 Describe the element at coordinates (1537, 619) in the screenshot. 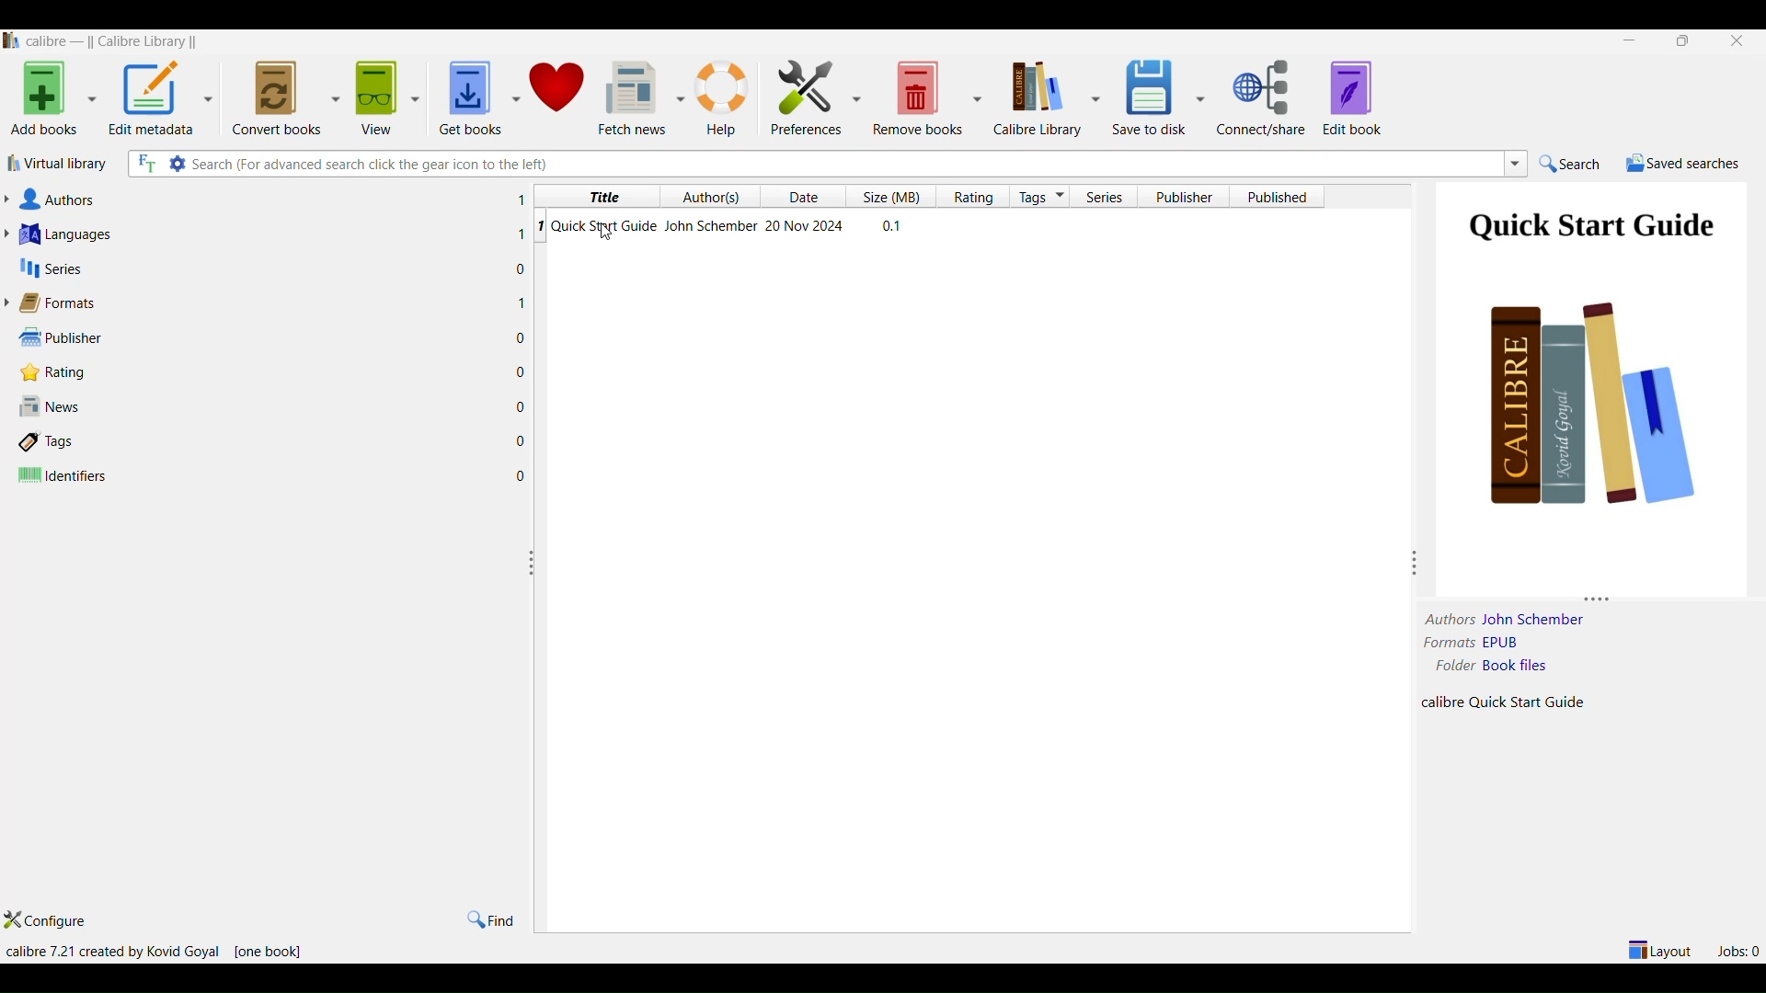

I see `John Schember` at that location.